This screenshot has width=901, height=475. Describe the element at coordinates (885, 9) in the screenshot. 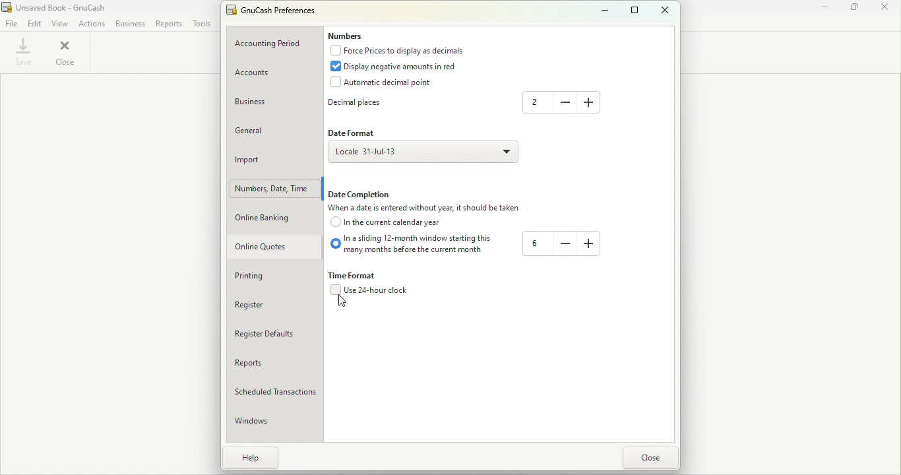

I see `close` at that location.